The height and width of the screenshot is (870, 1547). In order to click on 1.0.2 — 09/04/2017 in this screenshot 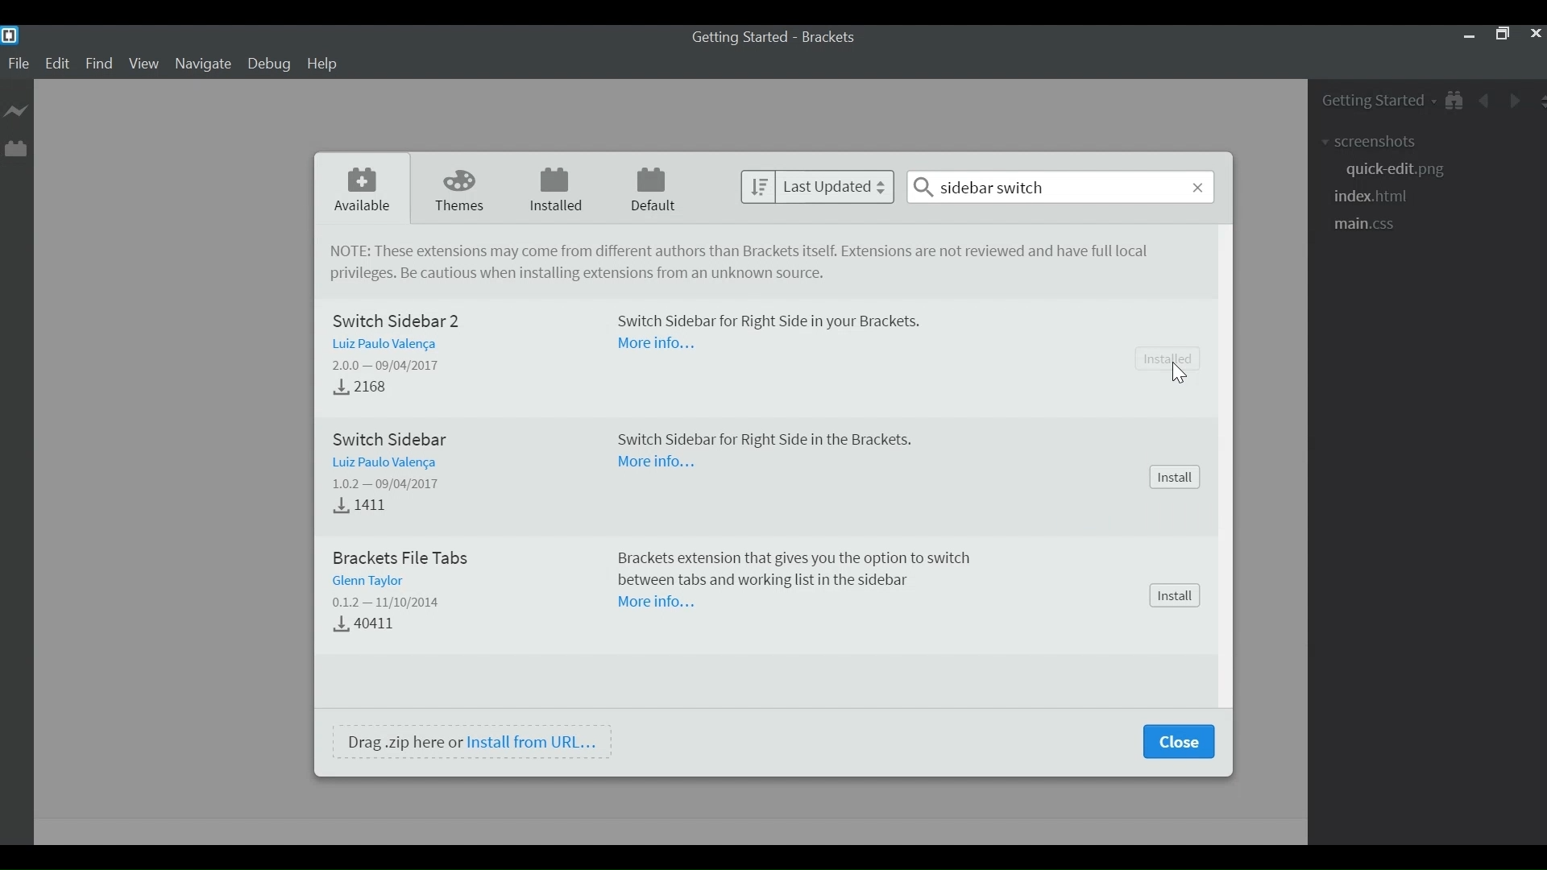, I will do `click(384, 485)`.